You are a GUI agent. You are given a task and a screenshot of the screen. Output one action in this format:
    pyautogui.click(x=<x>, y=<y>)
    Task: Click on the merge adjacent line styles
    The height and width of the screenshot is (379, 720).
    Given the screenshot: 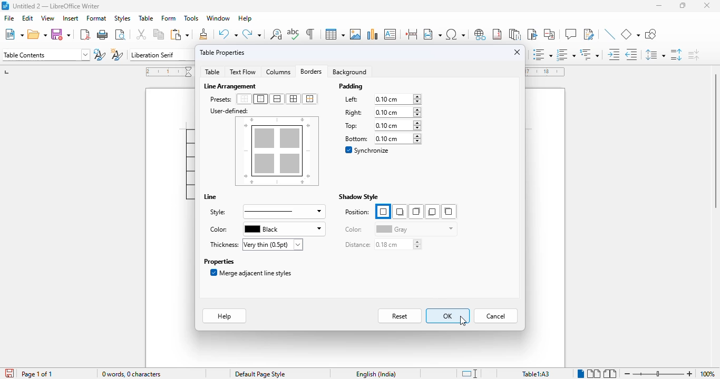 What is the action you would take?
    pyautogui.click(x=251, y=273)
    